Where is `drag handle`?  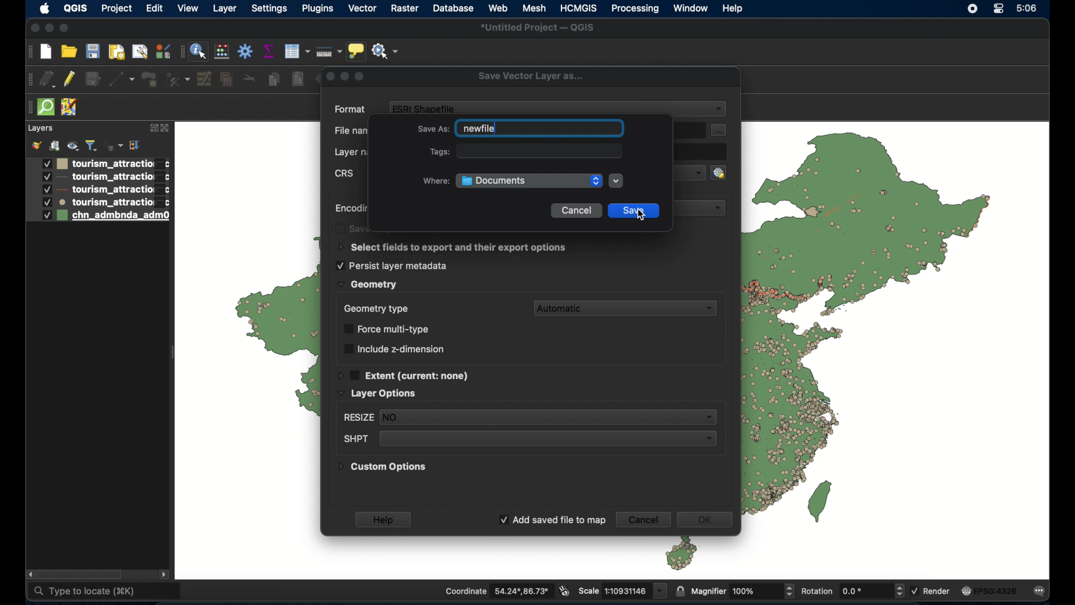
drag handle is located at coordinates (181, 52).